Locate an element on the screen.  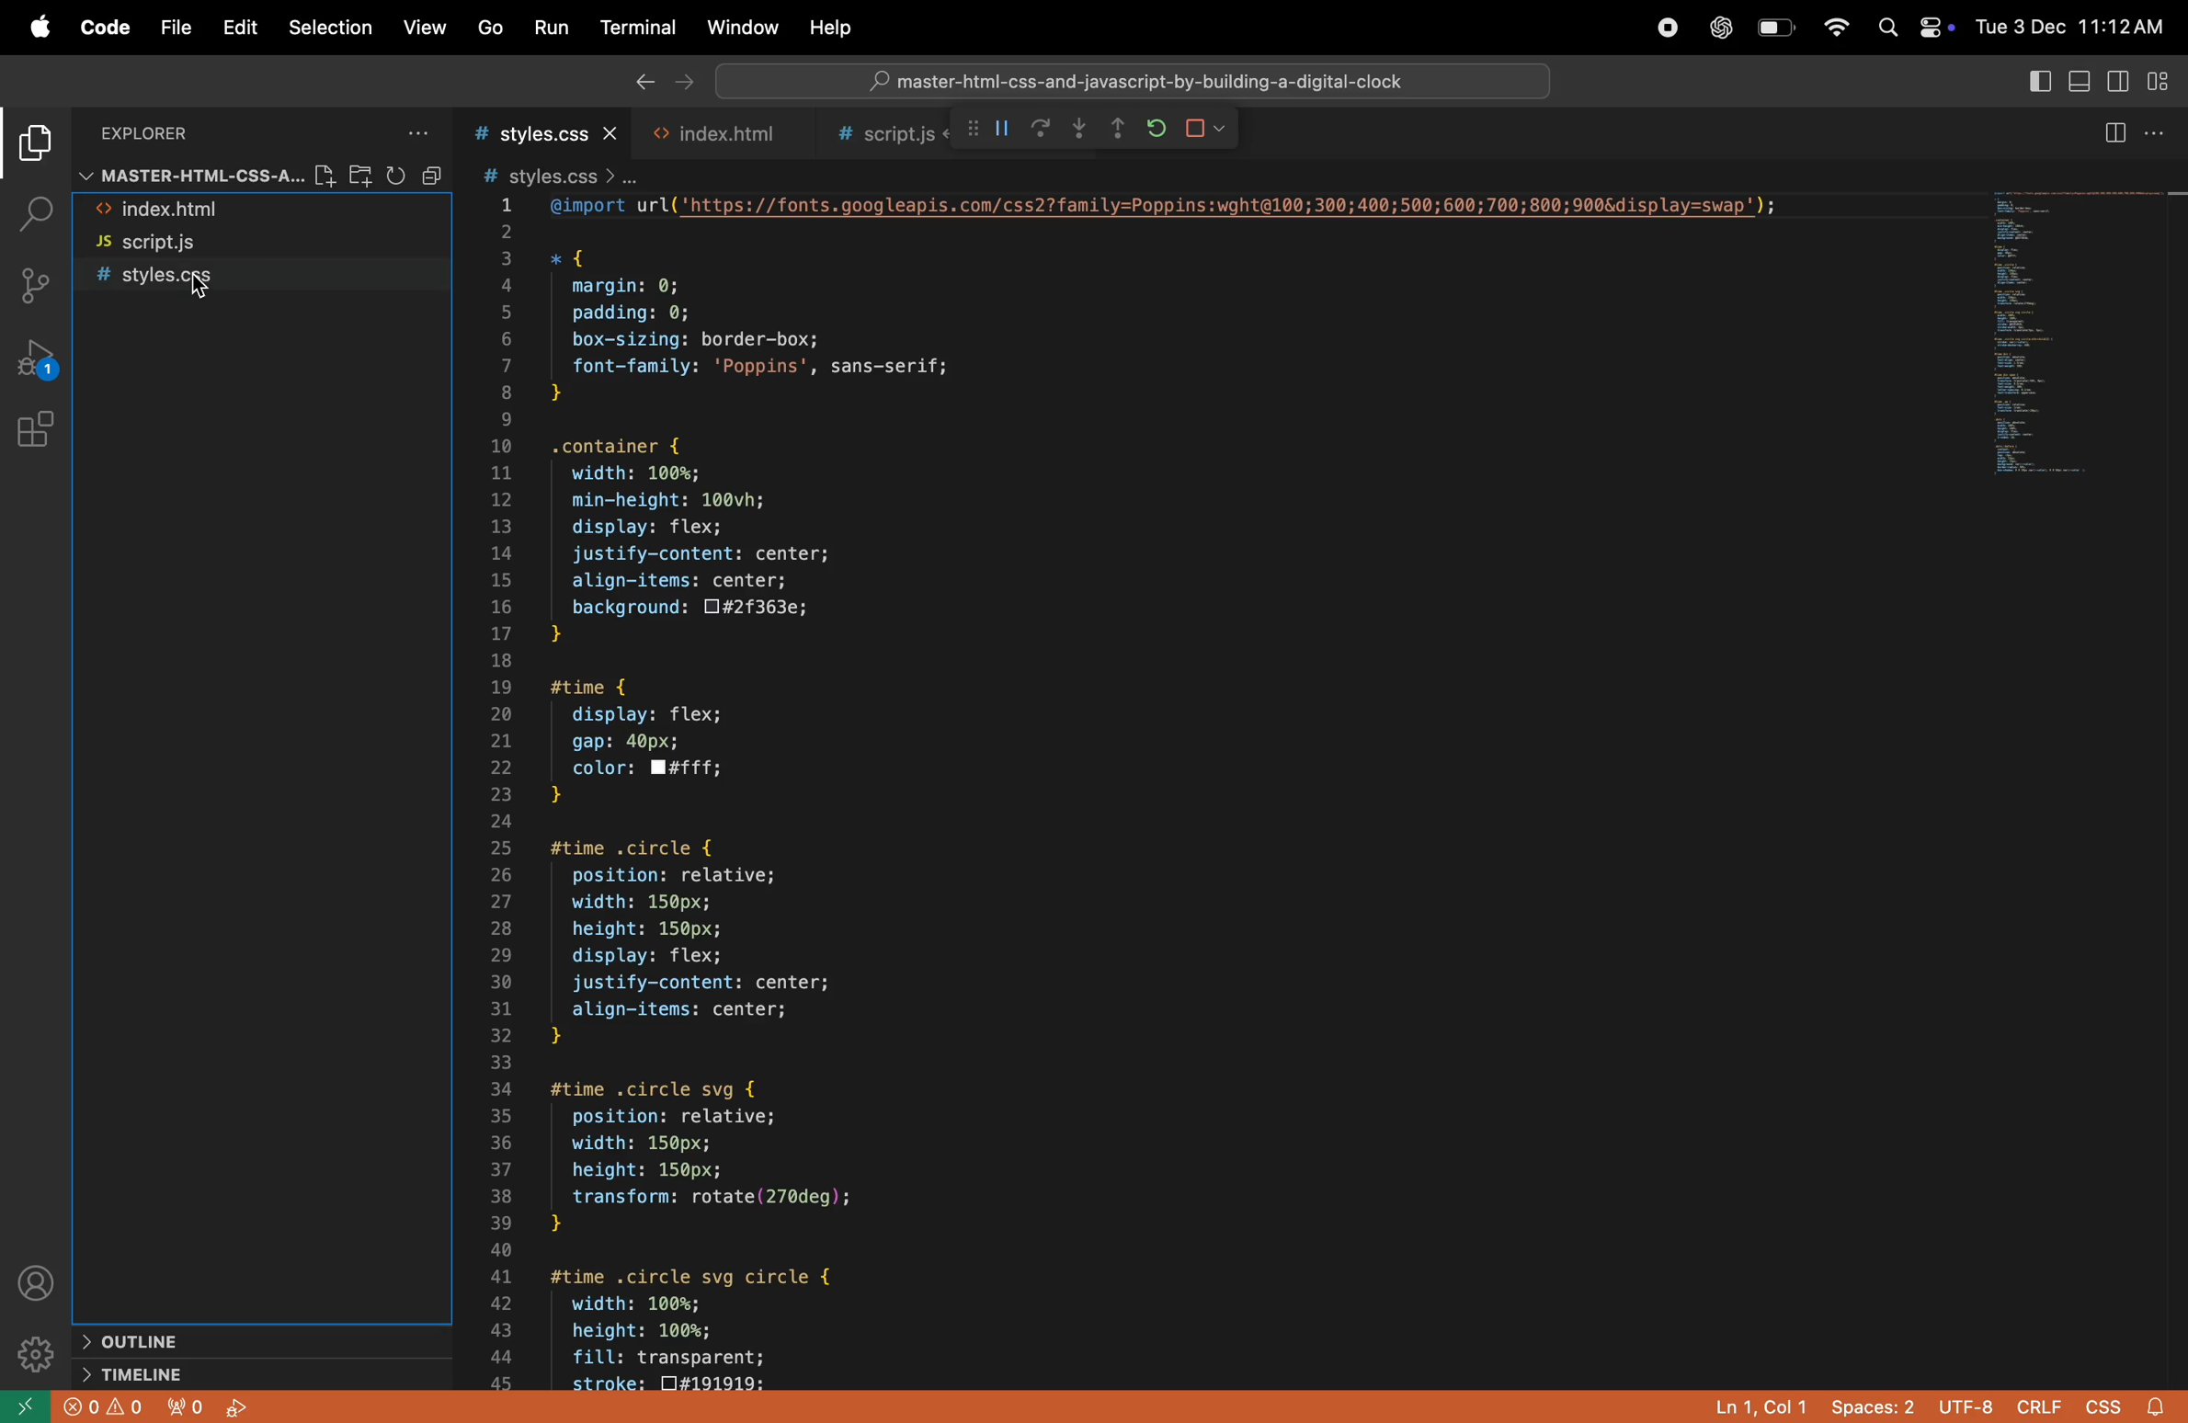
new folder is located at coordinates (363, 176).